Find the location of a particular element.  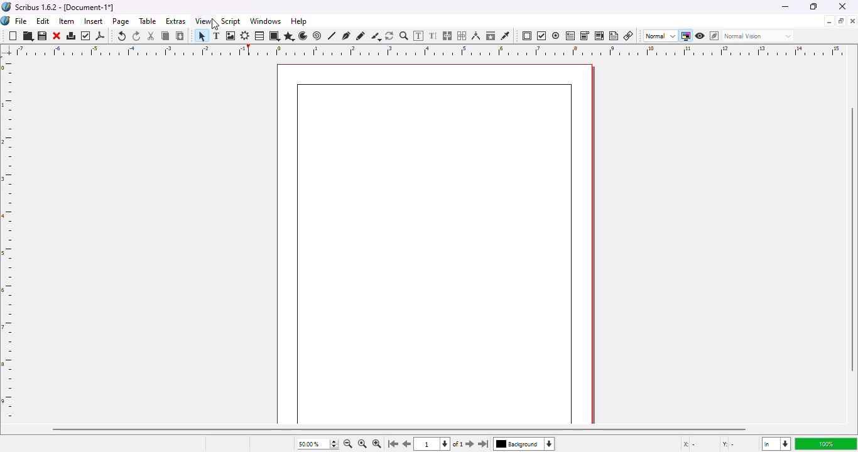

zoom in or out is located at coordinates (404, 36).